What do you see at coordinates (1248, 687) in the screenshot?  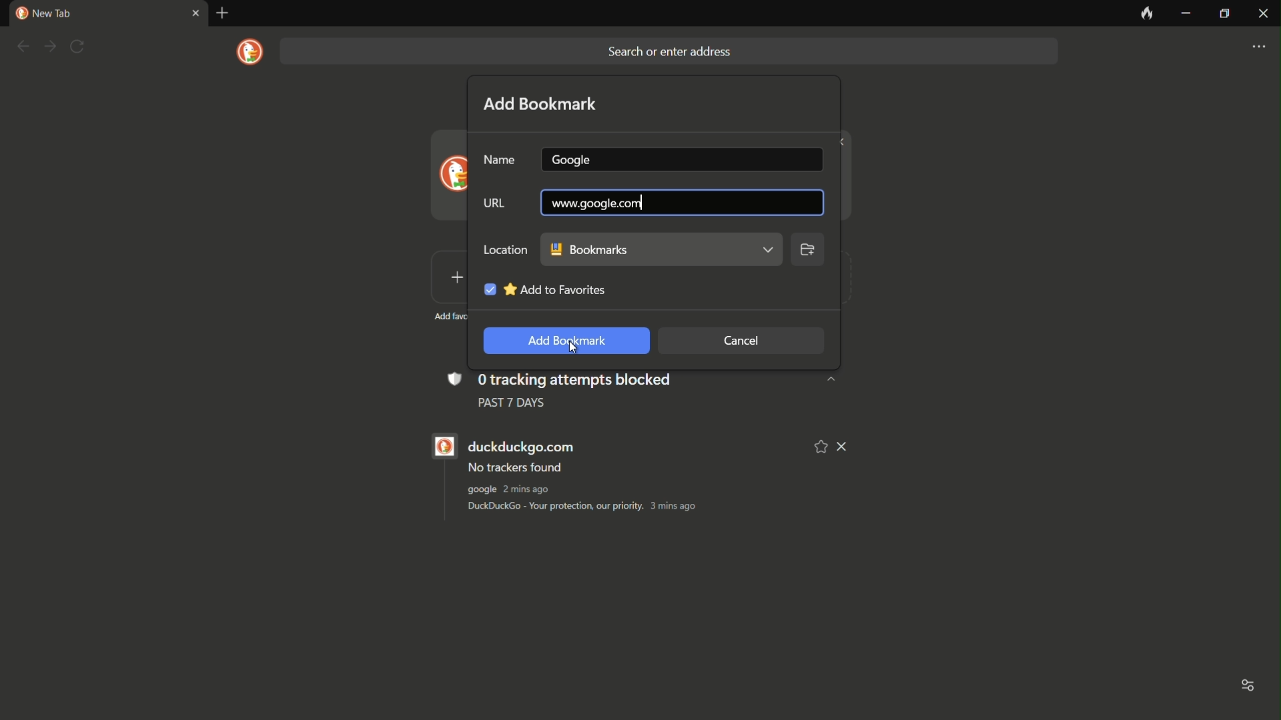 I see `toggle options` at bounding box center [1248, 687].